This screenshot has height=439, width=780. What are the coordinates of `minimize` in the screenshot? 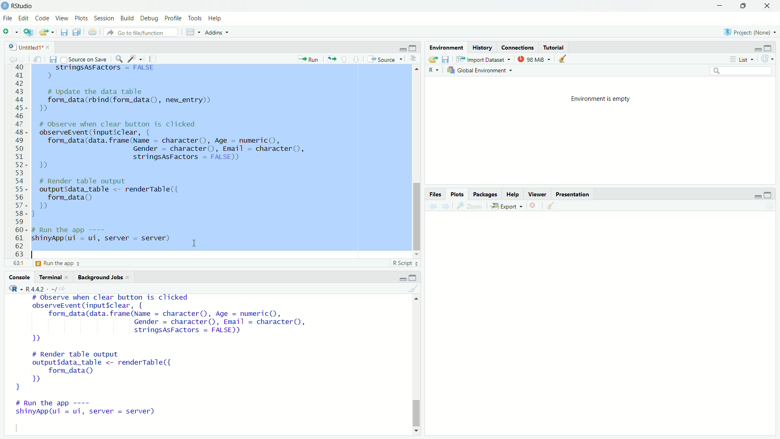 It's located at (721, 5).